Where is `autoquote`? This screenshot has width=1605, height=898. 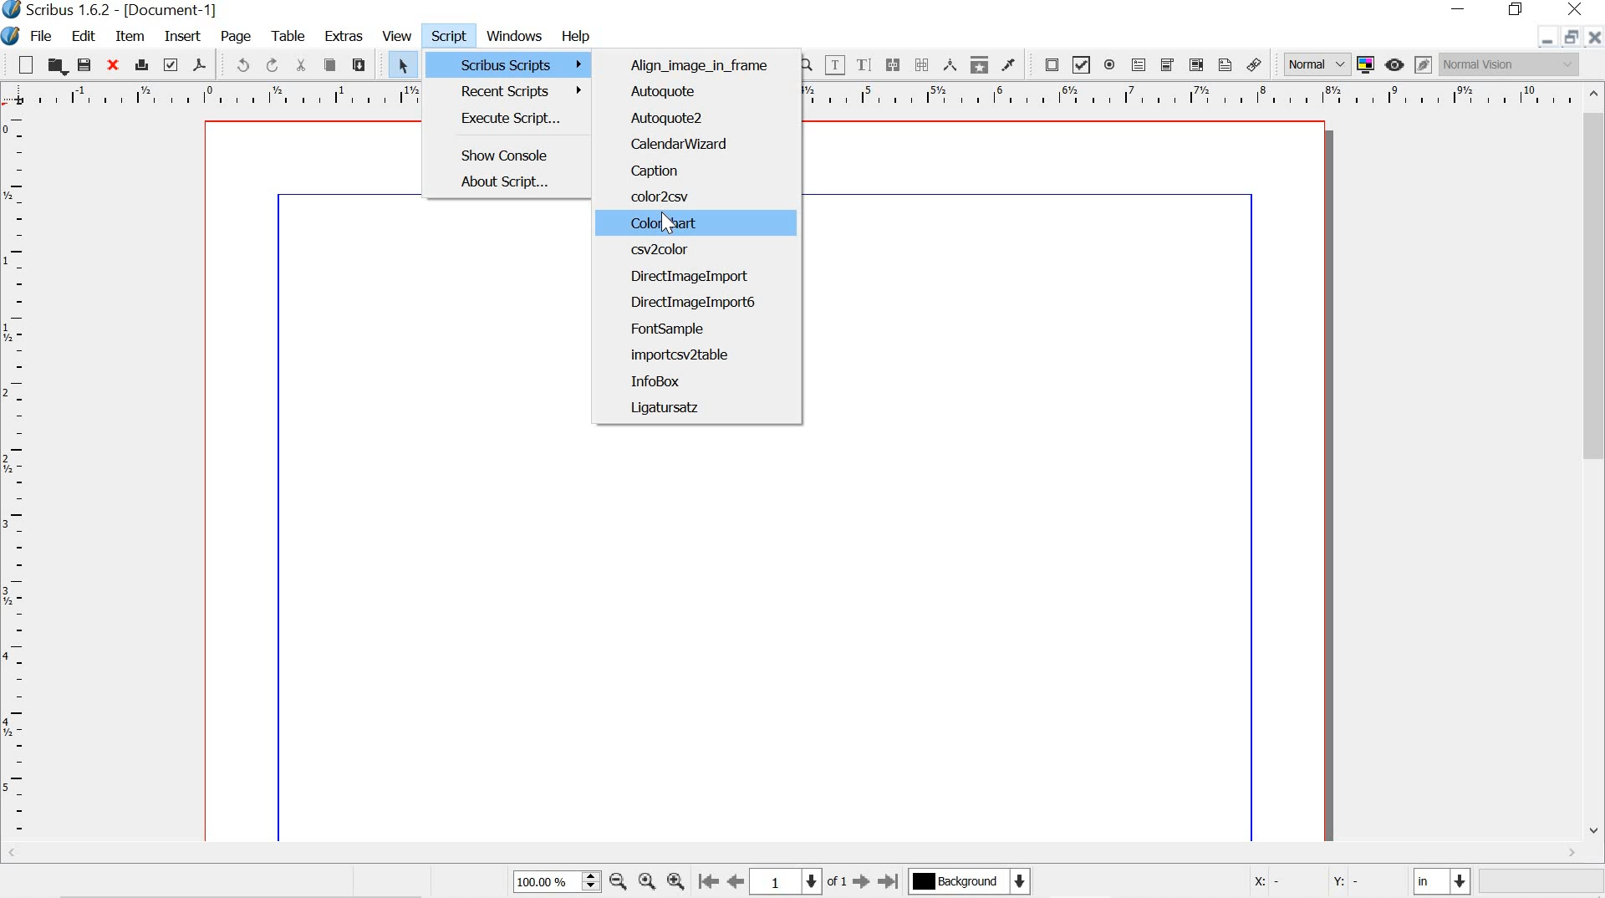
autoquote is located at coordinates (706, 92).